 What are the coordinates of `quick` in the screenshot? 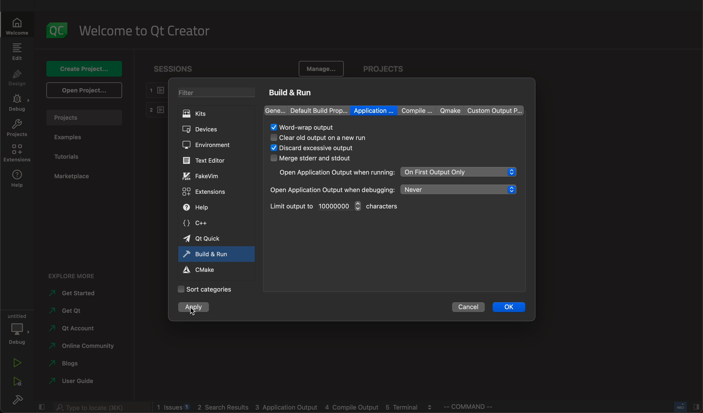 It's located at (209, 238).